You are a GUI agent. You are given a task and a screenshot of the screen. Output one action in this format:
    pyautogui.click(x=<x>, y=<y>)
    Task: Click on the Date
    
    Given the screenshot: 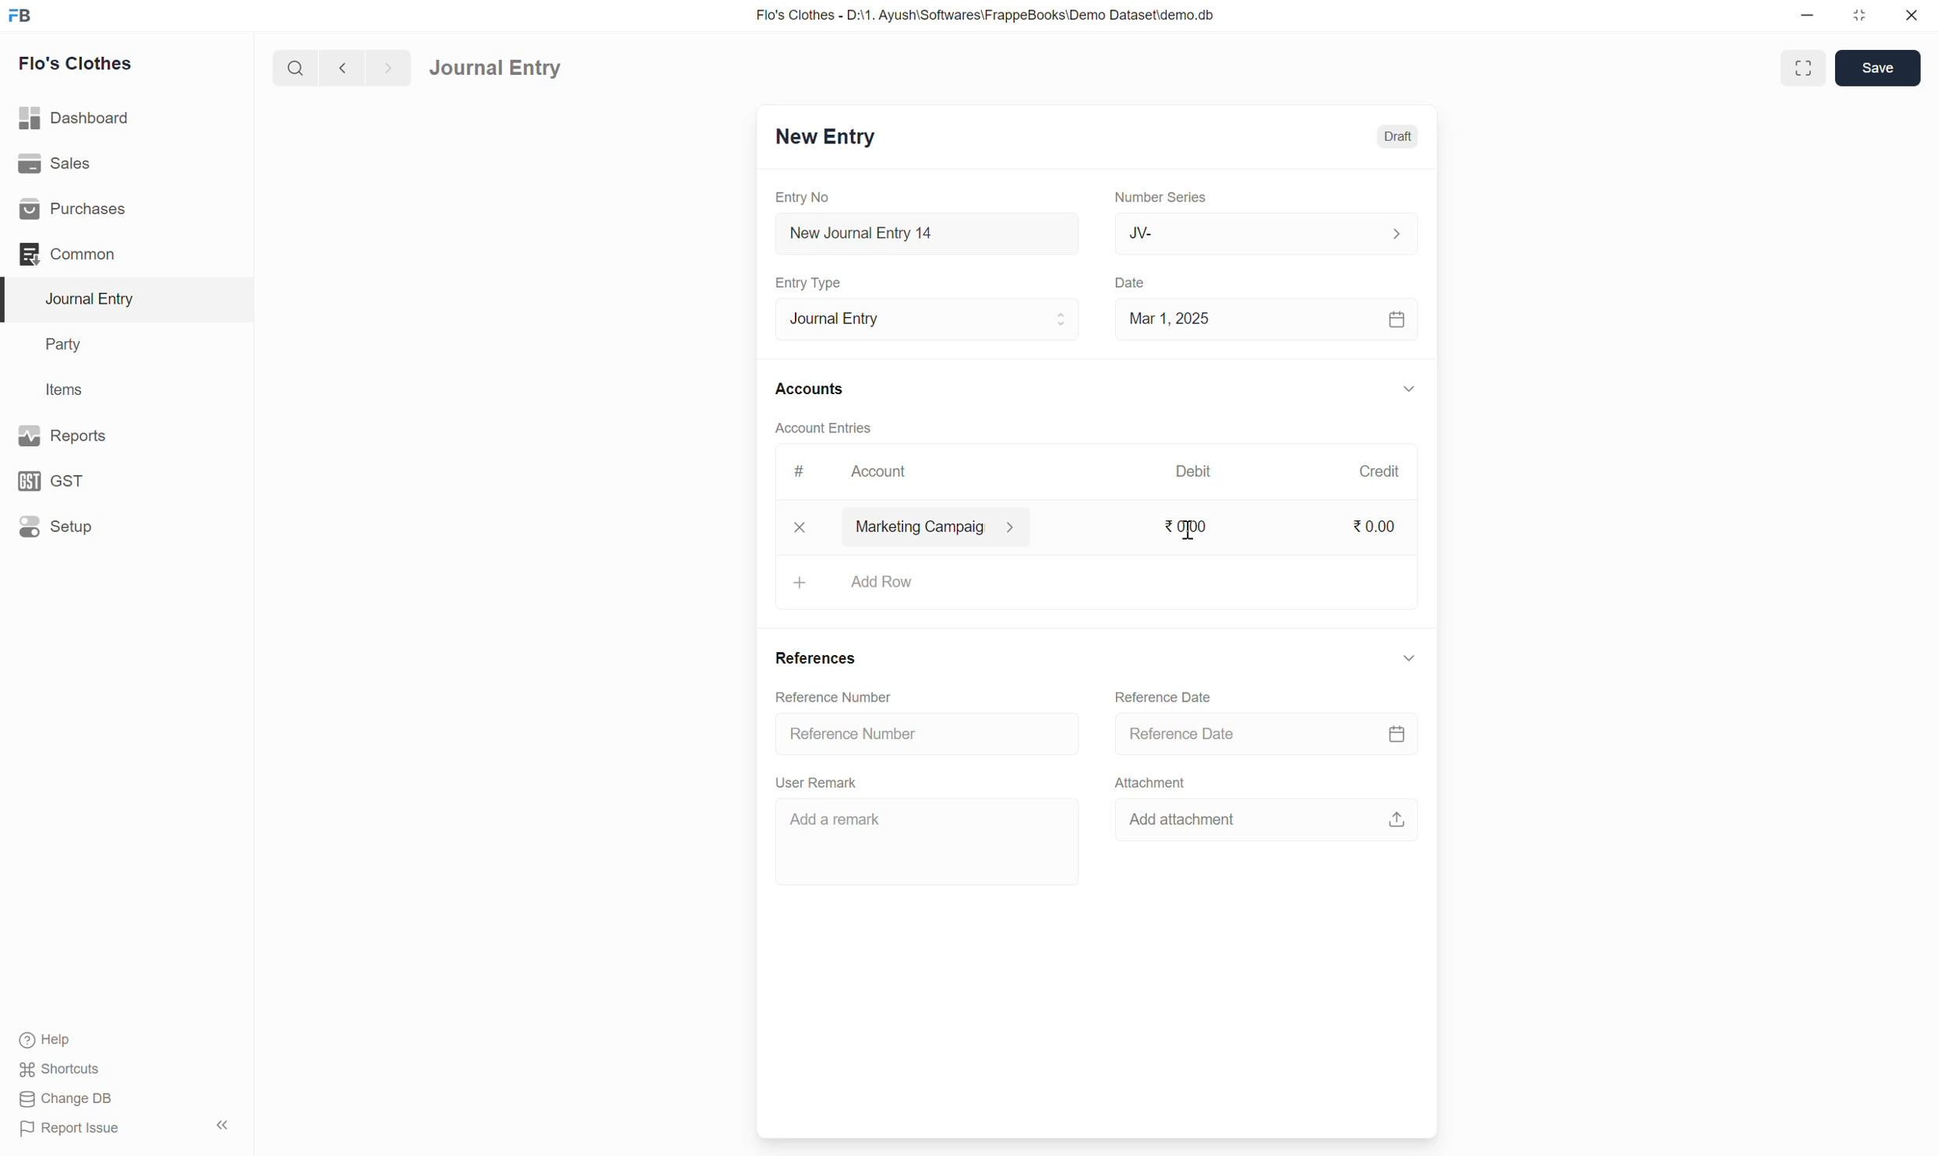 What is the action you would take?
    pyautogui.click(x=1134, y=284)
    